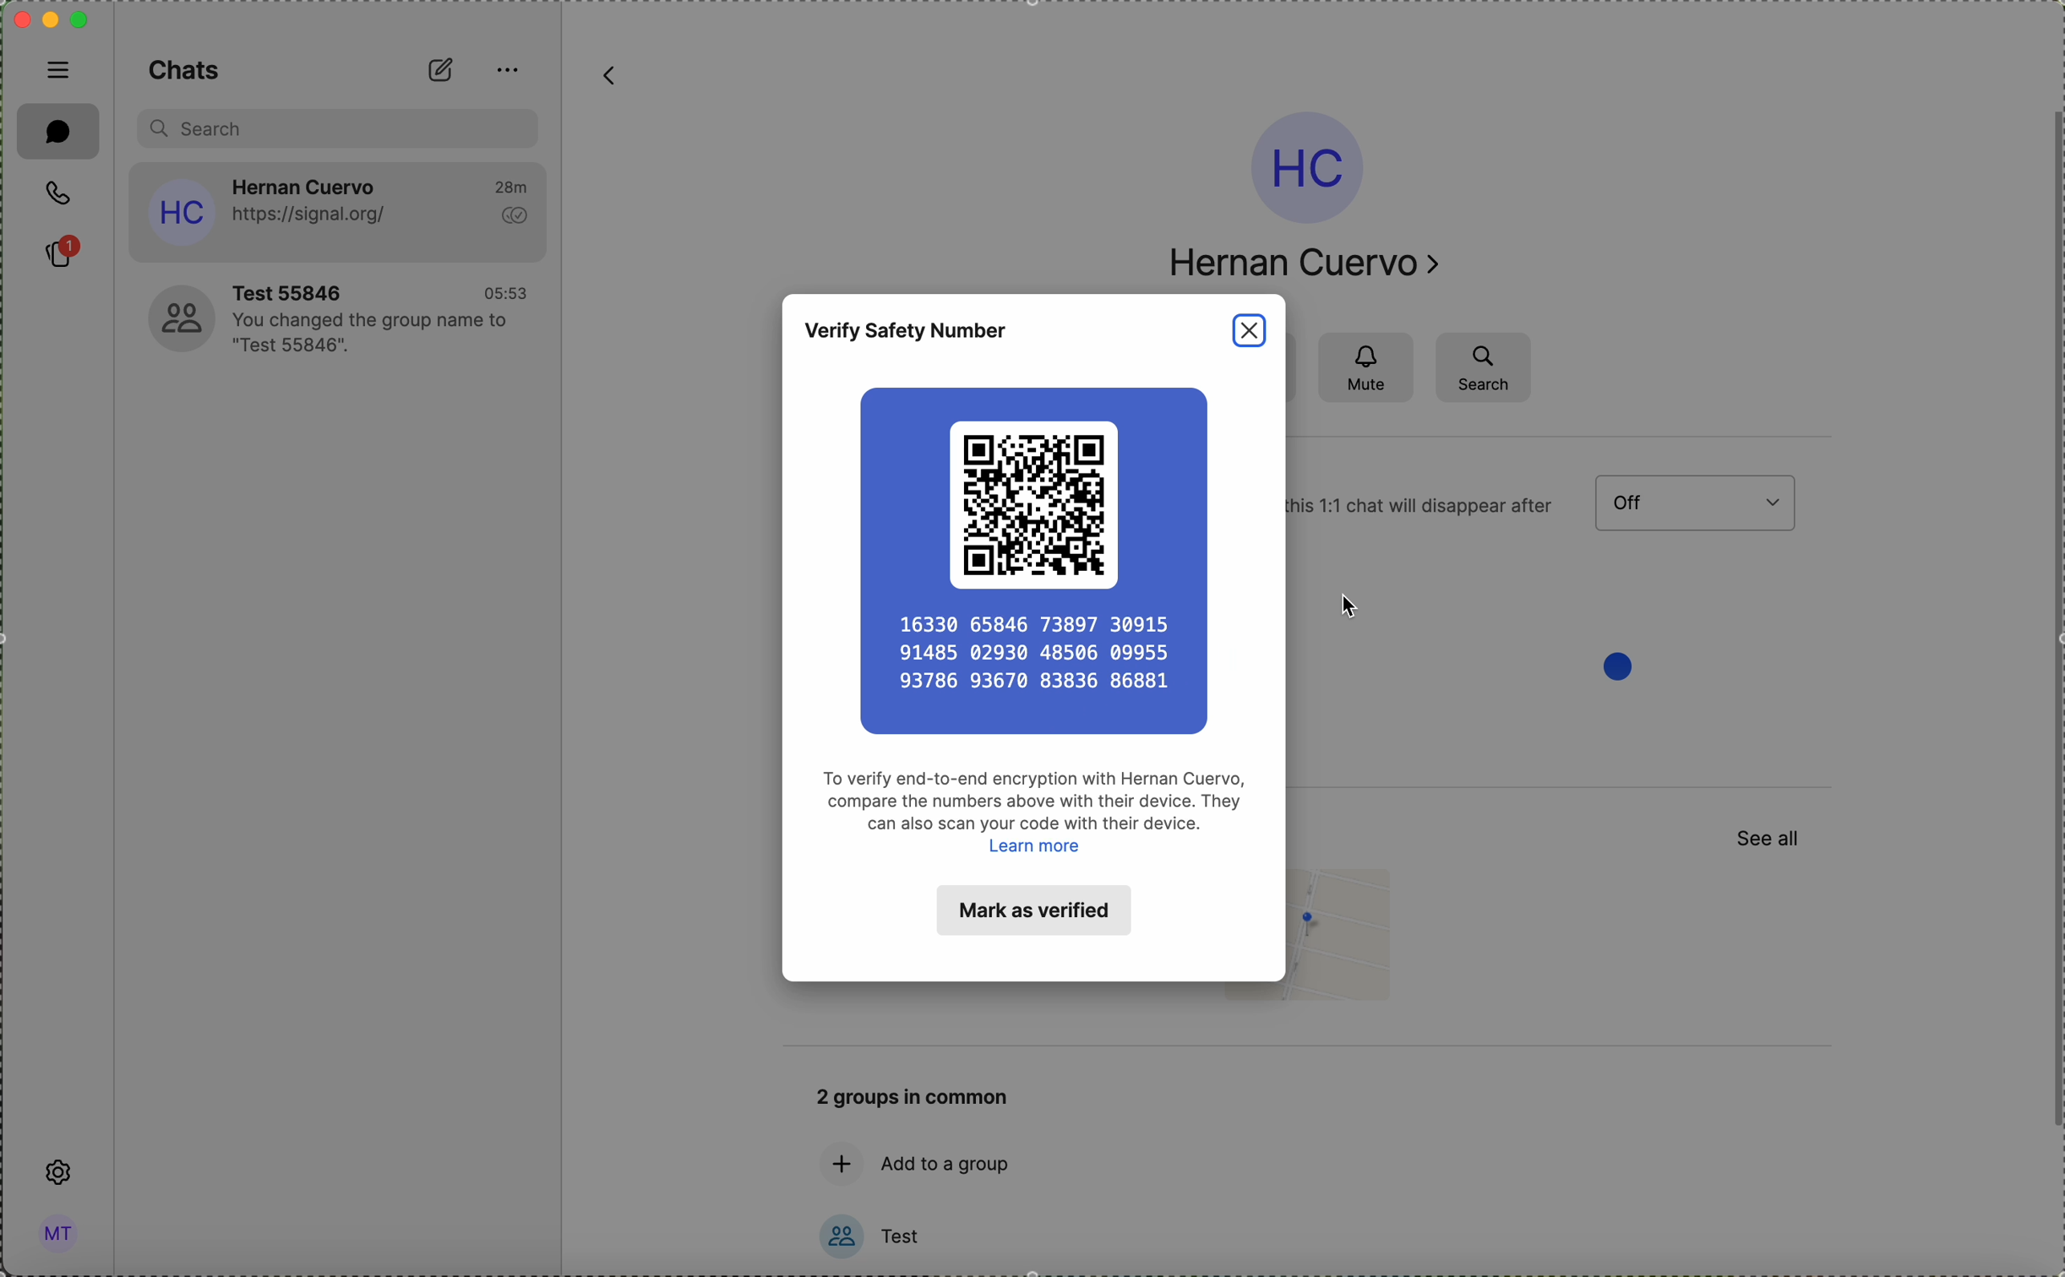 The image size is (2065, 1277). I want to click on profile , so click(168, 318).